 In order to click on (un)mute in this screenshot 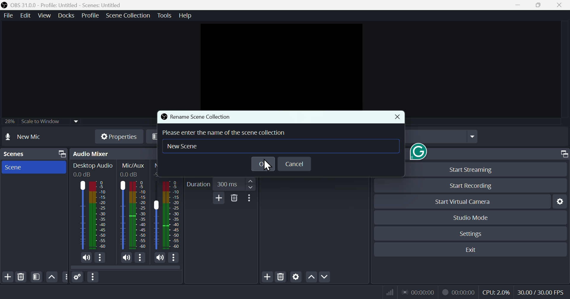, I will do `click(126, 257)`.